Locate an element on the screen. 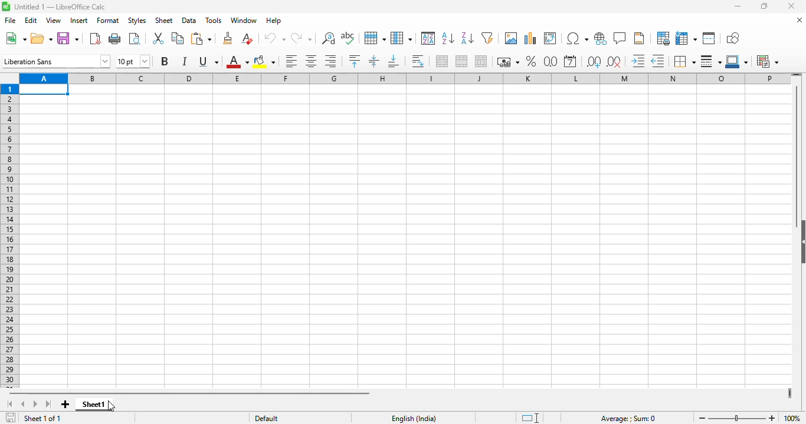  print is located at coordinates (115, 39).